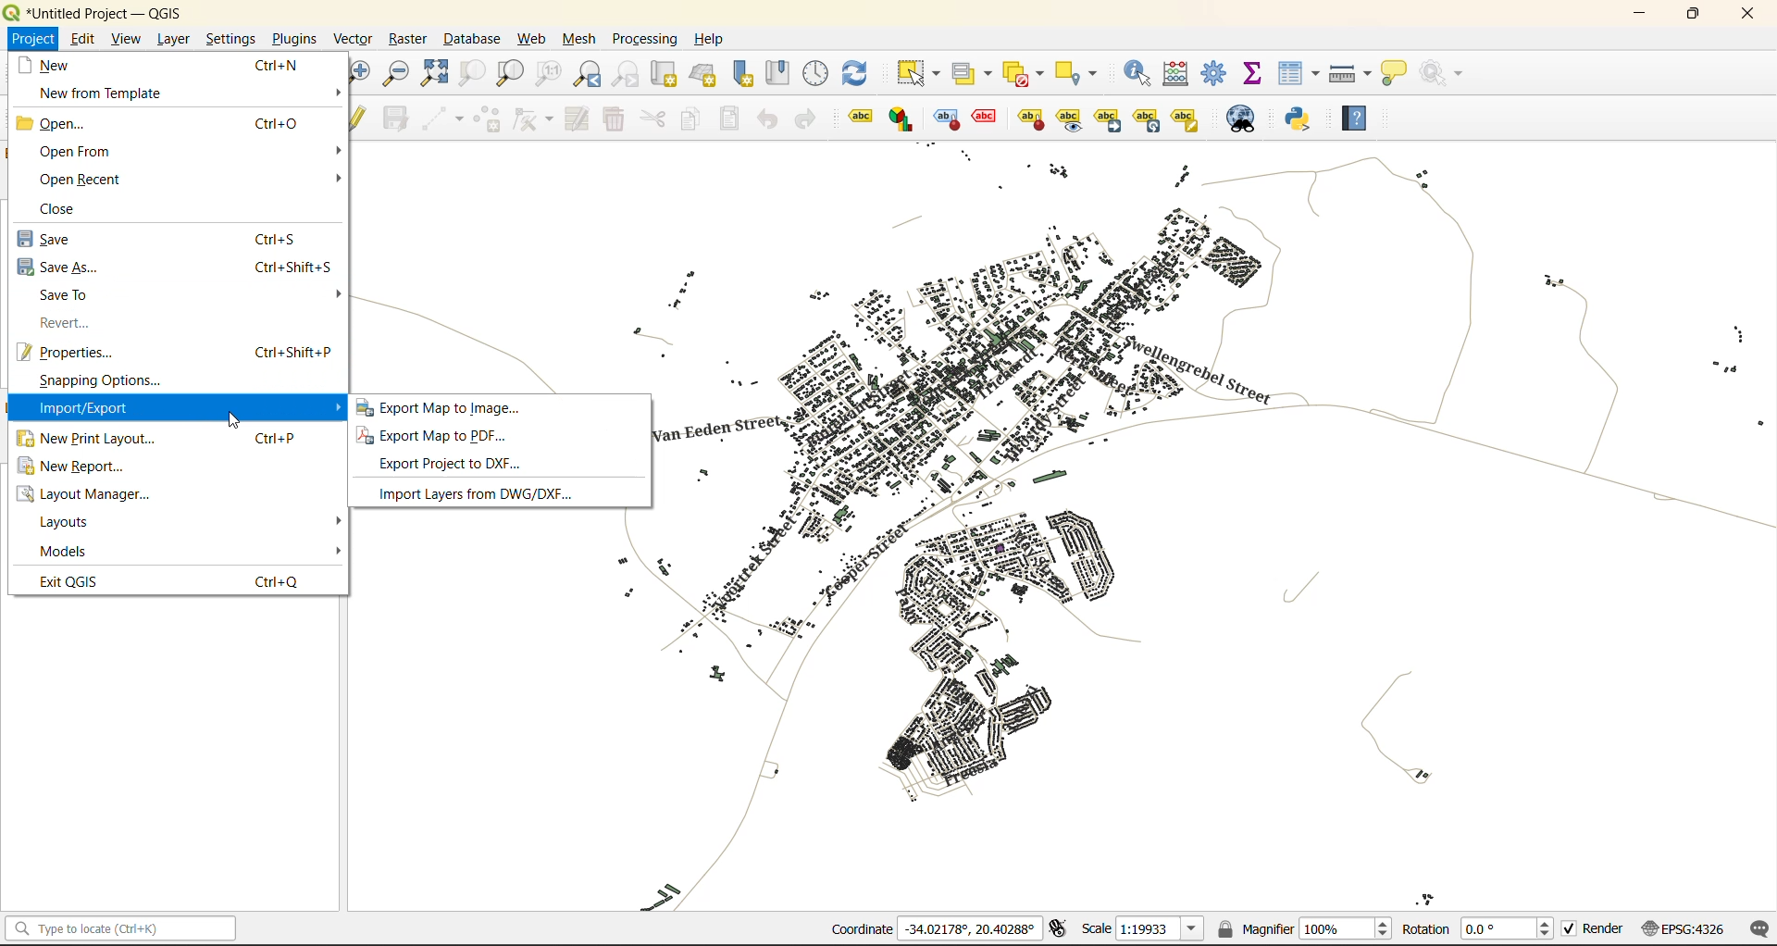 This screenshot has height=946, width=1777. Describe the element at coordinates (232, 40) in the screenshot. I see `settings` at that location.